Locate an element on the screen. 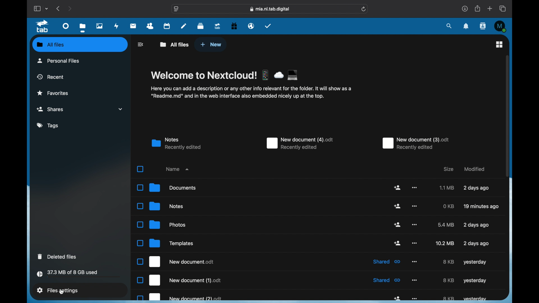  cursor is located at coordinates (62, 290).